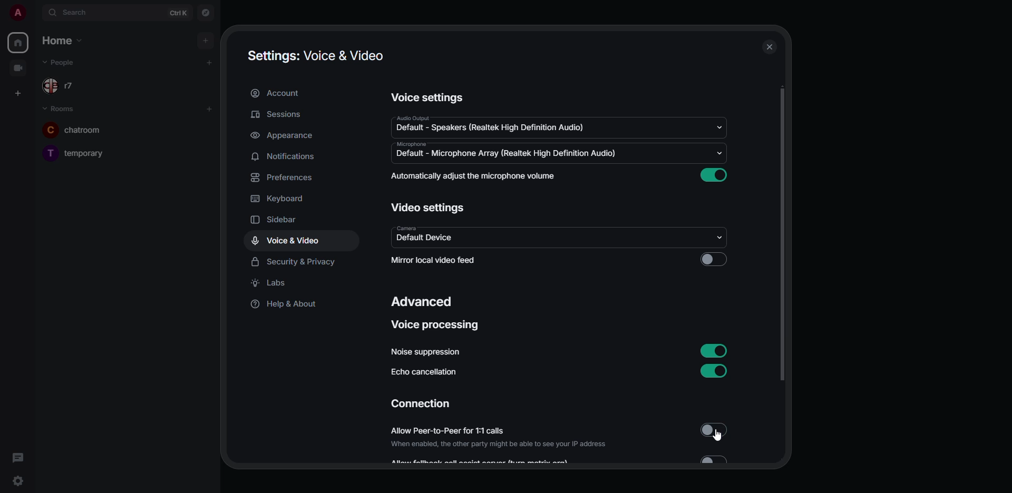 The height and width of the screenshot is (493, 1012). What do you see at coordinates (718, 155) in the screenshot?
I see `drop down` at bounding box center [718, 155].